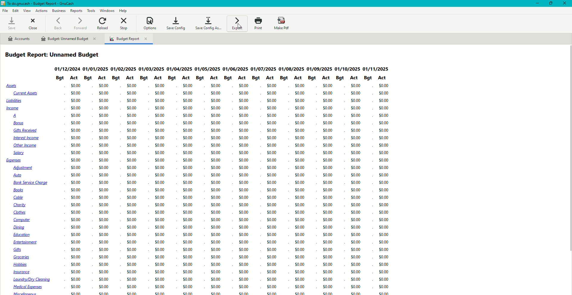  What do you see at coordinates (90, 10) in the screenshot?
I see `Tools` at bounding box center [90, 10].